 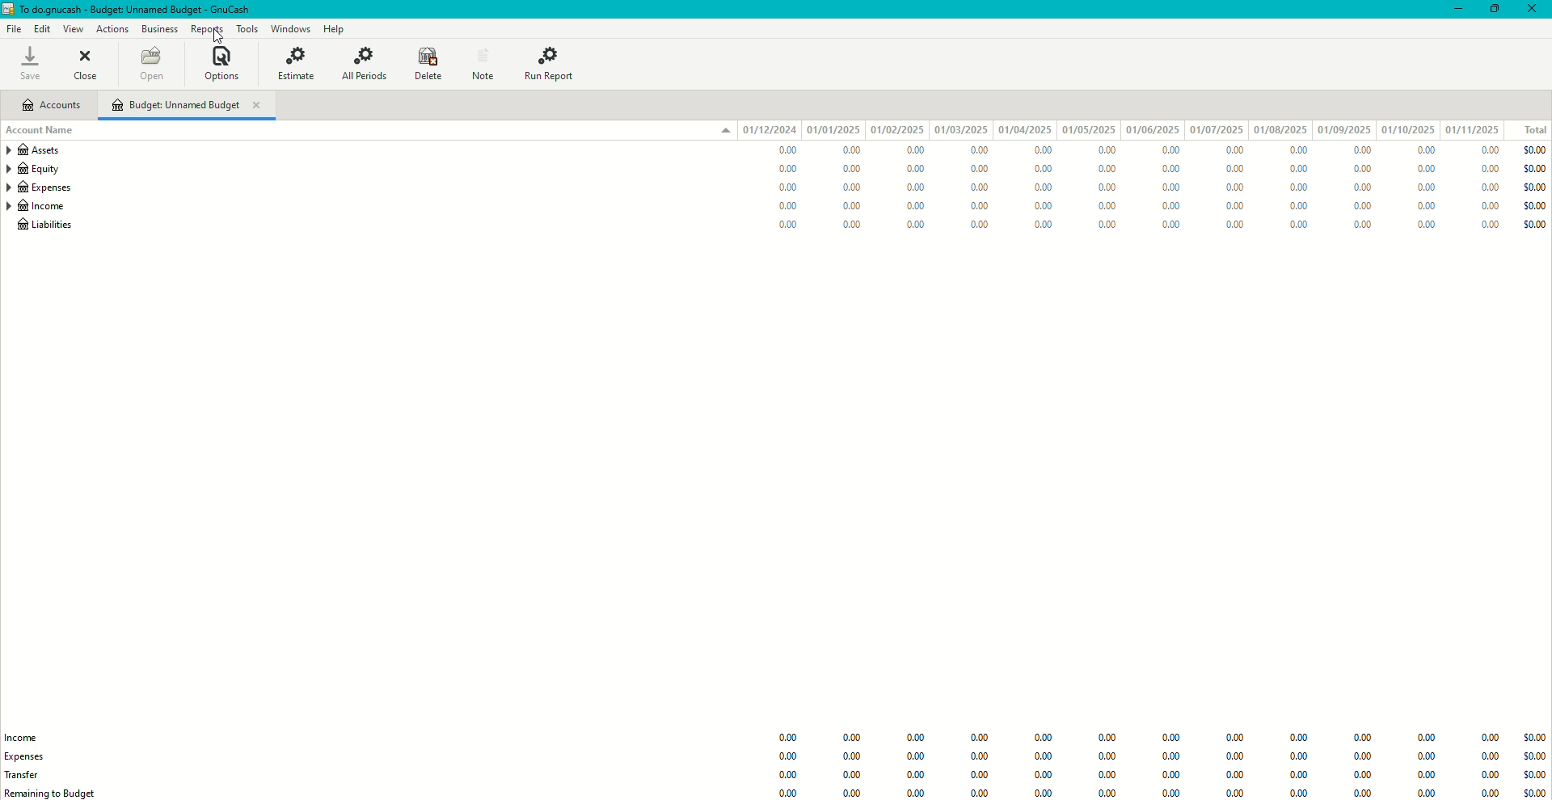 What do you see at coordinates (1424, 150) in the screenshot?
I see `0.00` at bounding box center [1424, 150].